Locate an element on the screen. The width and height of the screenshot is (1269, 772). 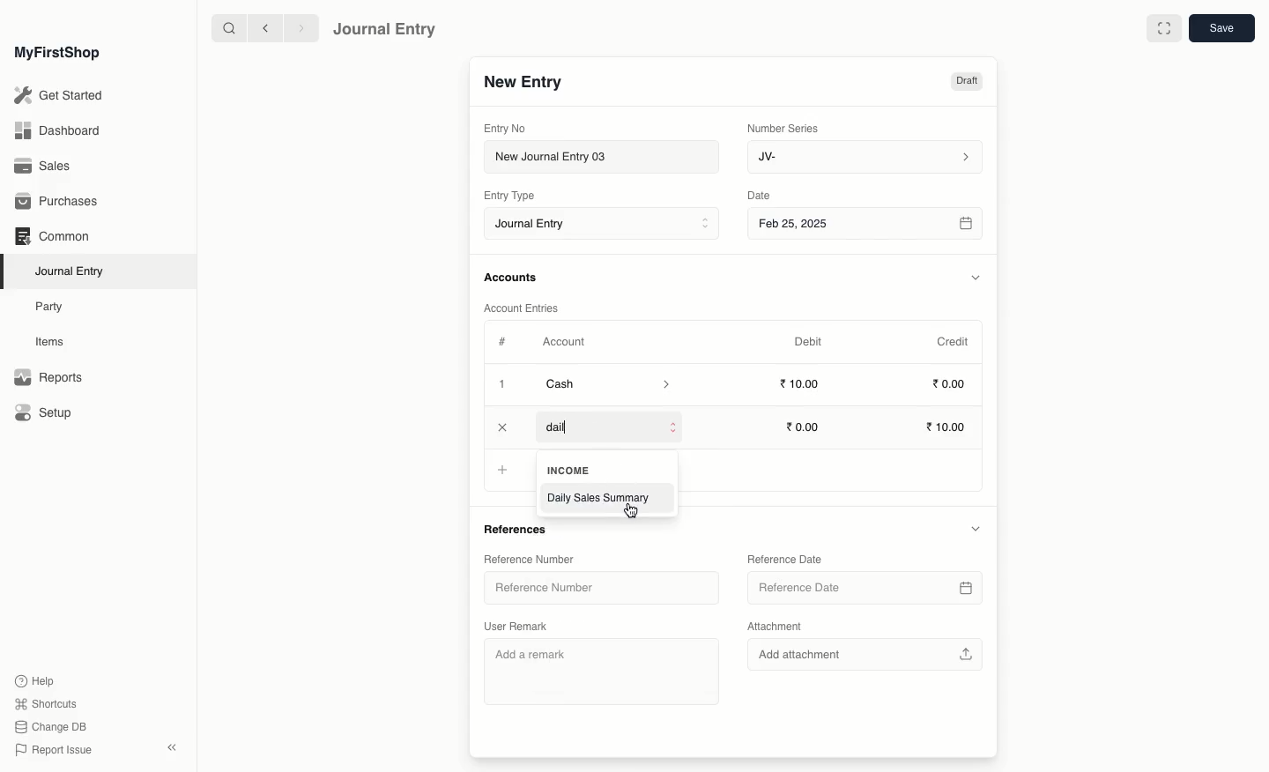
search is located at coordinates (225, 28).